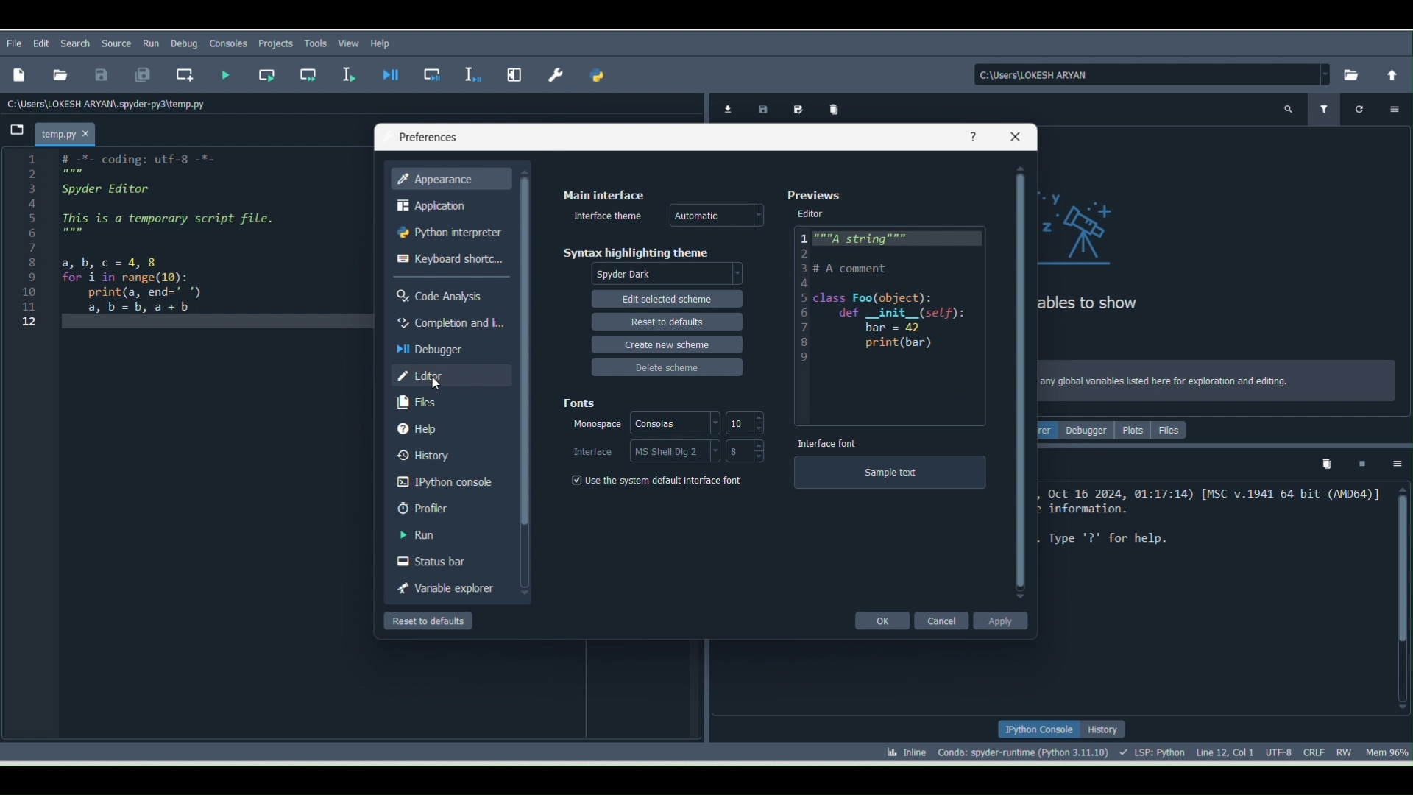 The width and height of the screenshot is (1413, 795). Describe the element at coordinates (447, 205) in the screenshot. I see `Application` at that location.